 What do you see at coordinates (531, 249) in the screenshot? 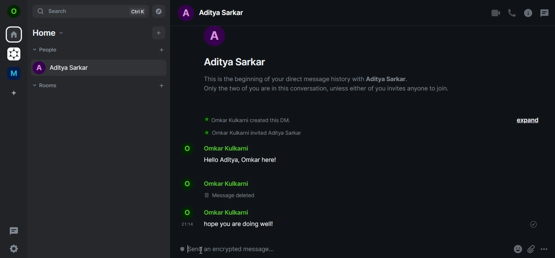
I see `attachment` at bounding box center [531, 249].